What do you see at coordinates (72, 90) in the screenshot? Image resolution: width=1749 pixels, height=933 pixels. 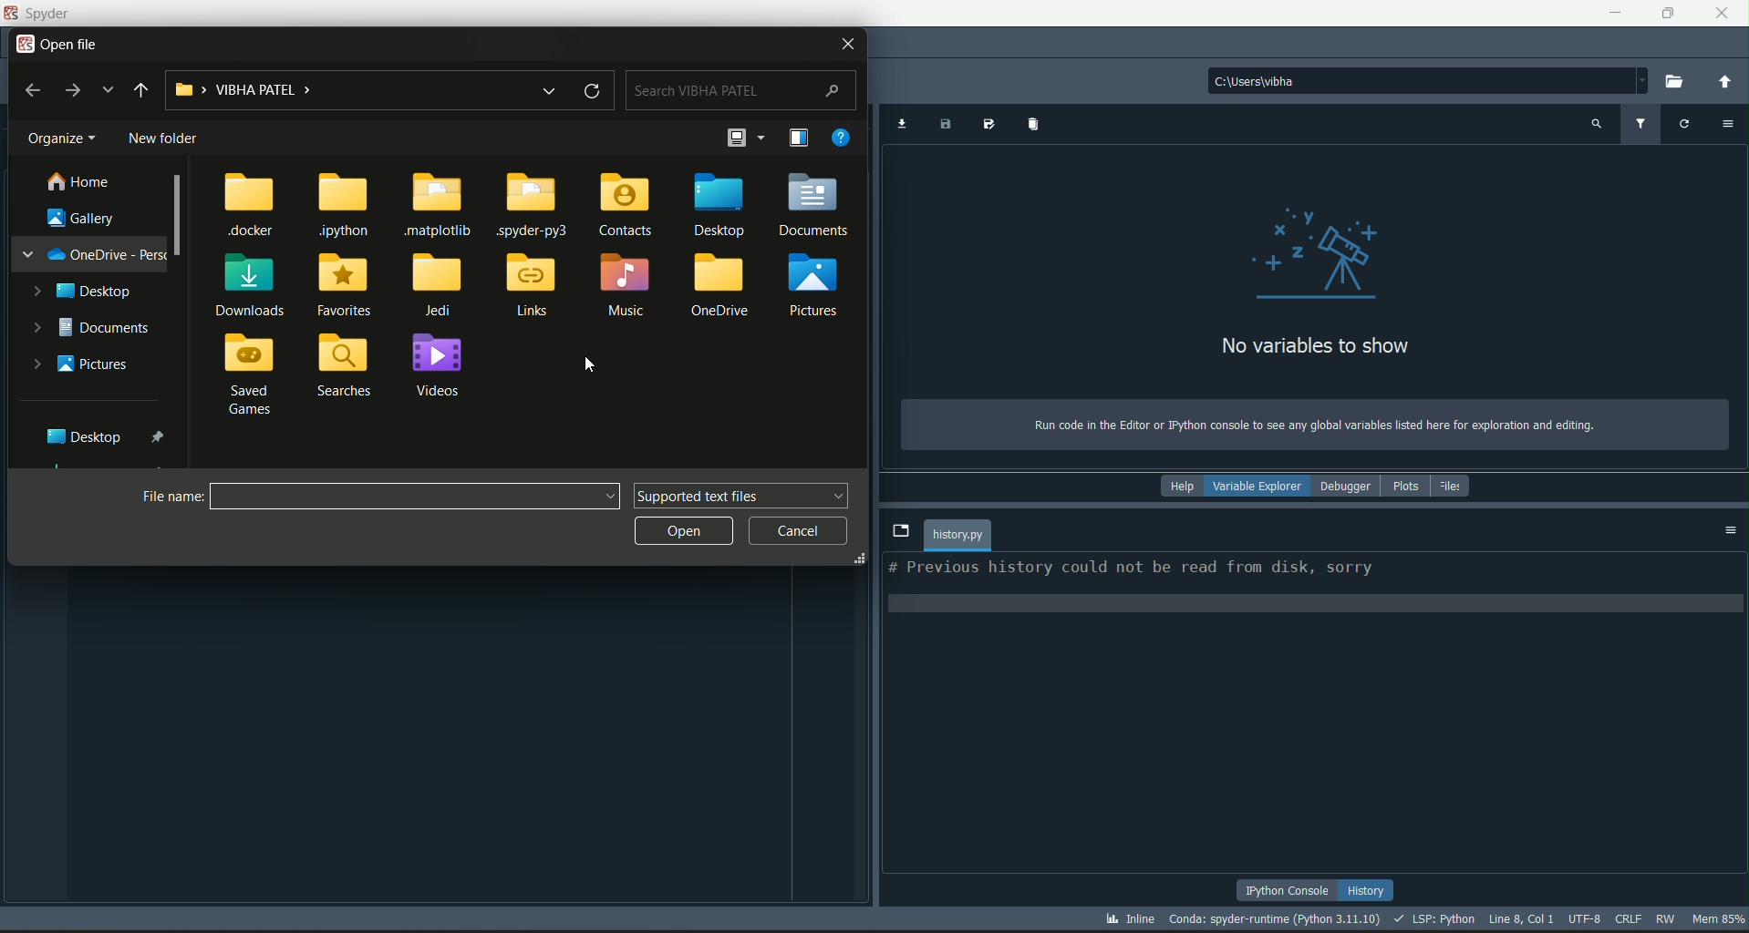 I see `forward` at bounding box center [72, 90].